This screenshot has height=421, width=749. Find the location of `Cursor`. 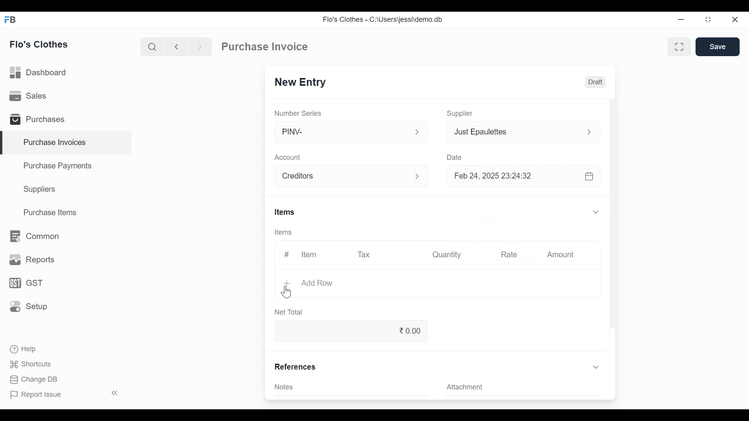

Cursor is located at coordinates (287, 292).